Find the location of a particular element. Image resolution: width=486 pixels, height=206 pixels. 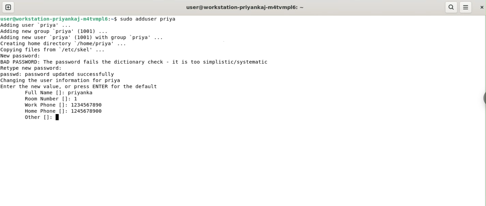

new tab is located at coordinates (8, 7).